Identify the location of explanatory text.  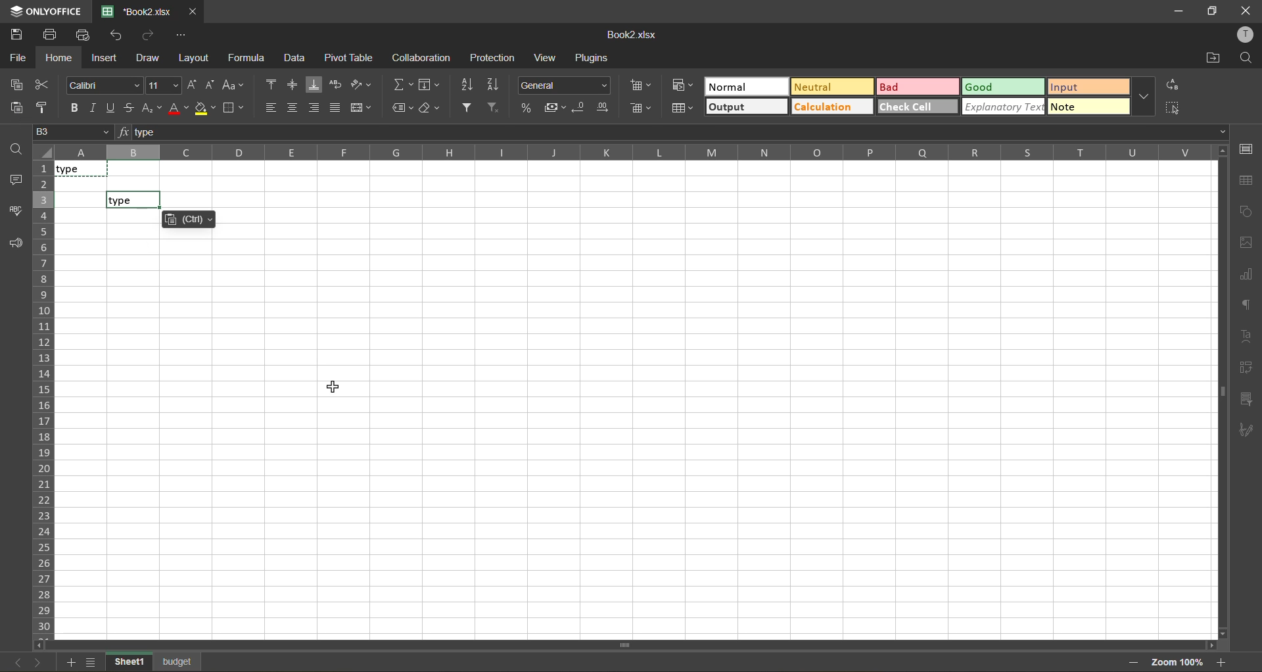
(1003, 107).